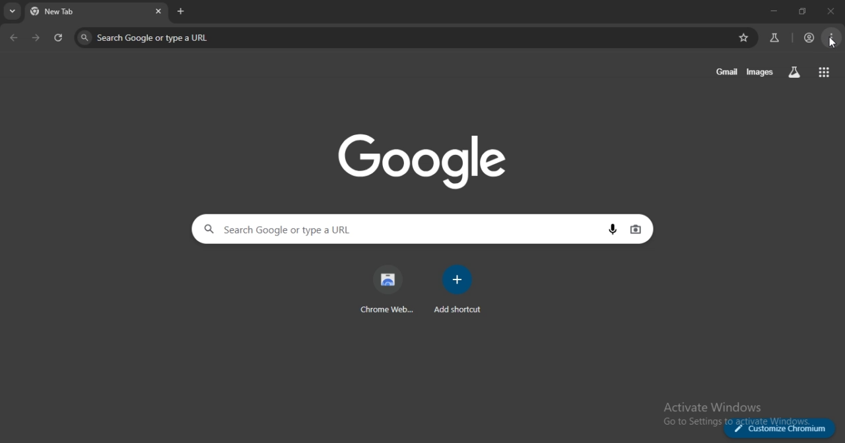 The height and width of the screenshot is (443, 845). What do you see at coordinates (461, 288) in the screenshot?
I see `add shortcut` at bounding box center [461, 288].